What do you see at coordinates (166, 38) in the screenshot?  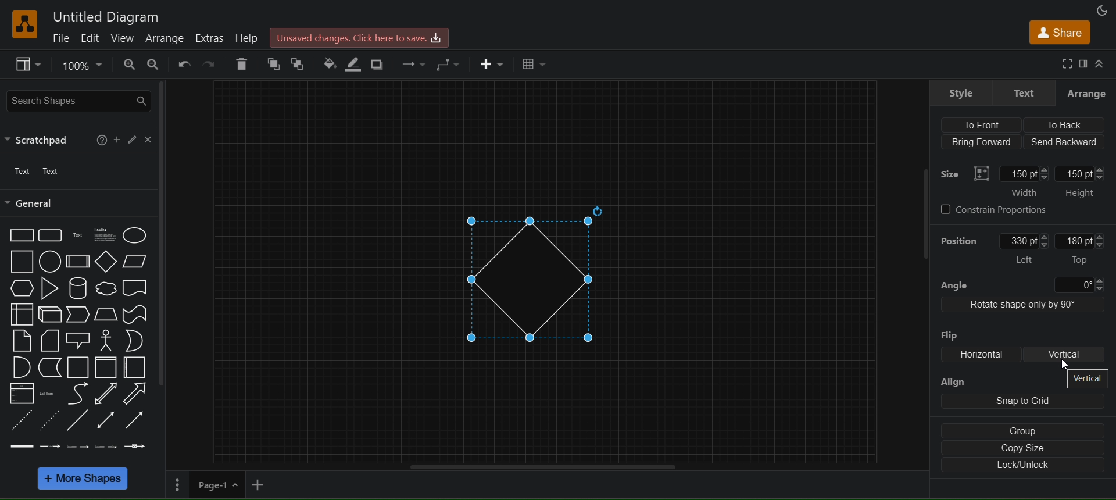 I see `arrange` at bounding box center [166, 38].